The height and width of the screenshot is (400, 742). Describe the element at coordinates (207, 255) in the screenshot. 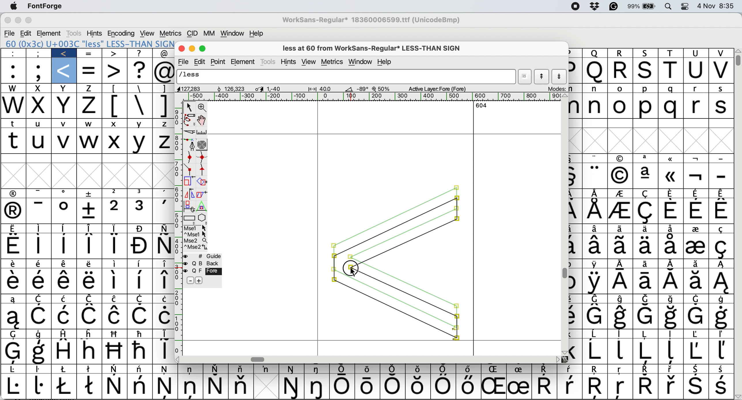

I see `guide` at that location.